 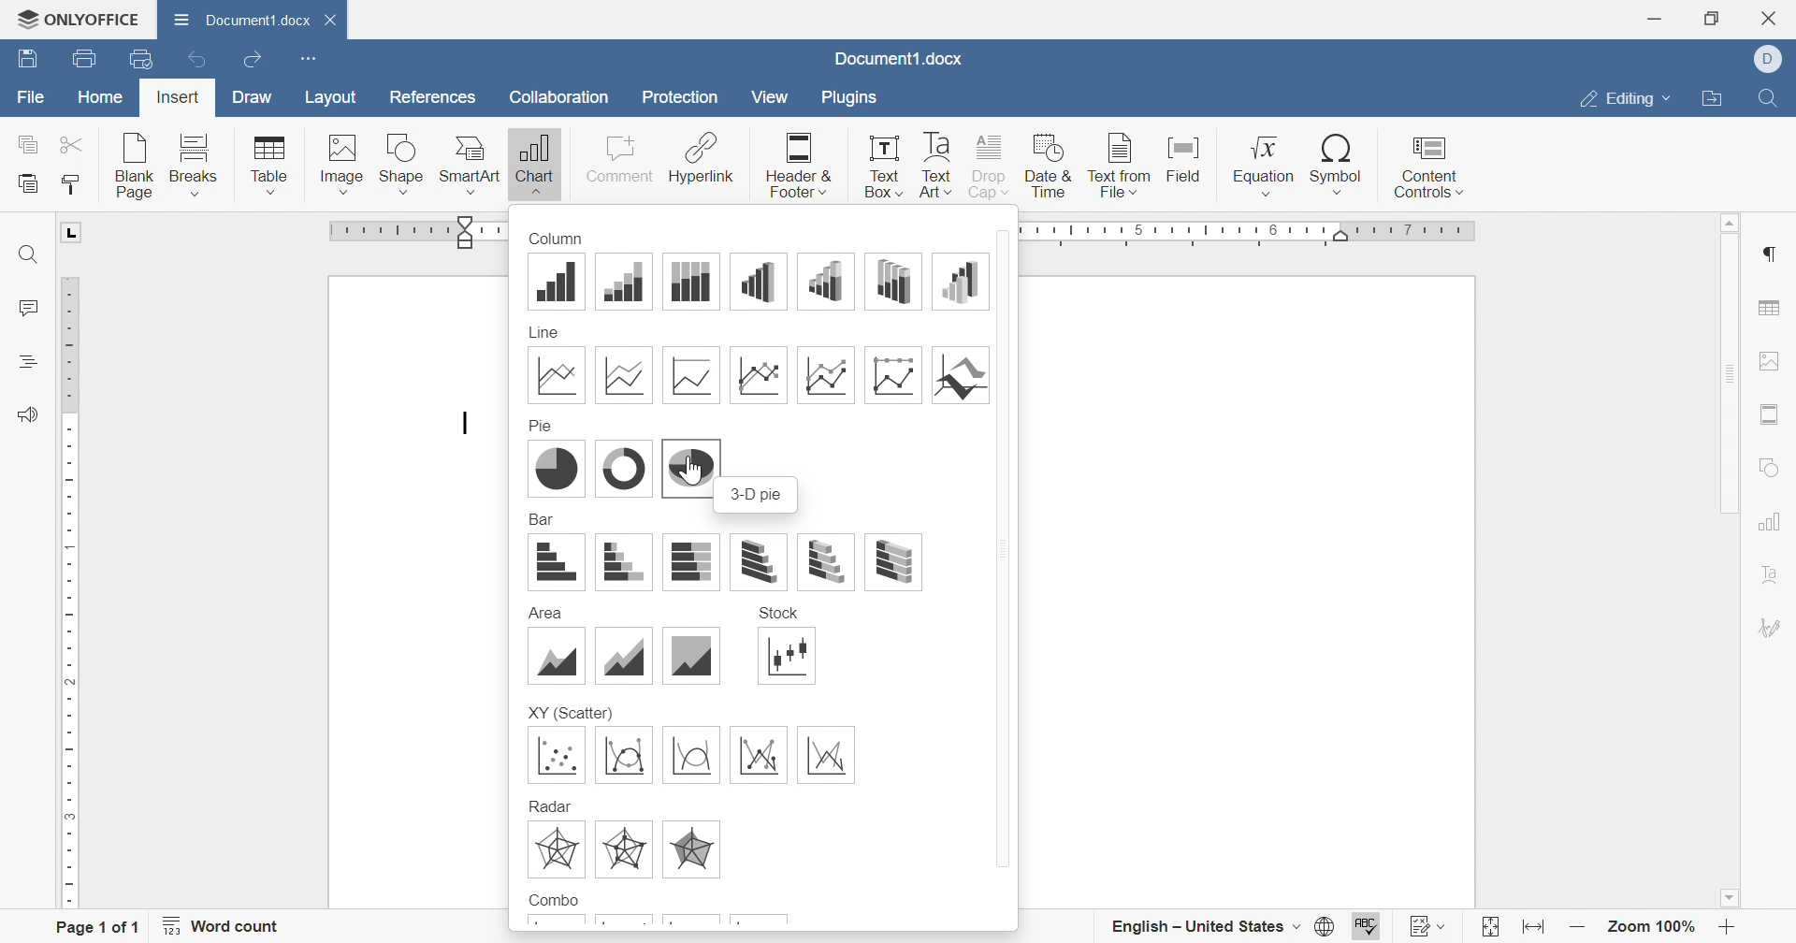 What do you see at coordinates (758, 373) in the screenshot?
I see `Lines with markers` at bounding box center [758, 373].